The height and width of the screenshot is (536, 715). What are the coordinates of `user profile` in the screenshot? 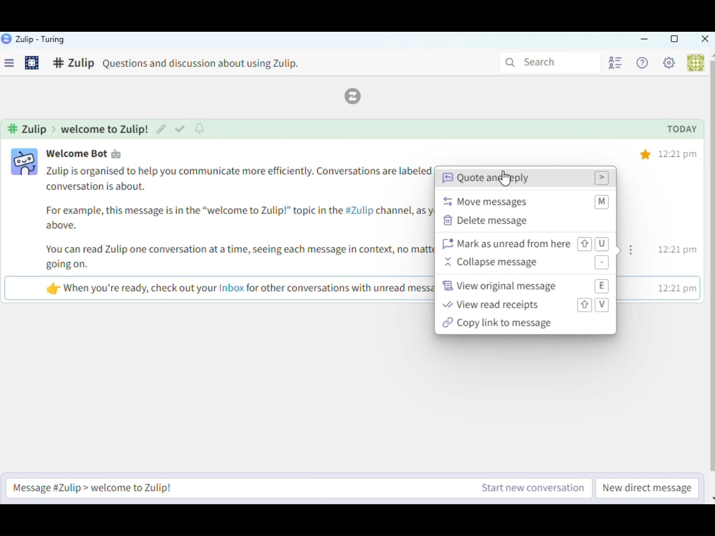 It's located at (25, 162).